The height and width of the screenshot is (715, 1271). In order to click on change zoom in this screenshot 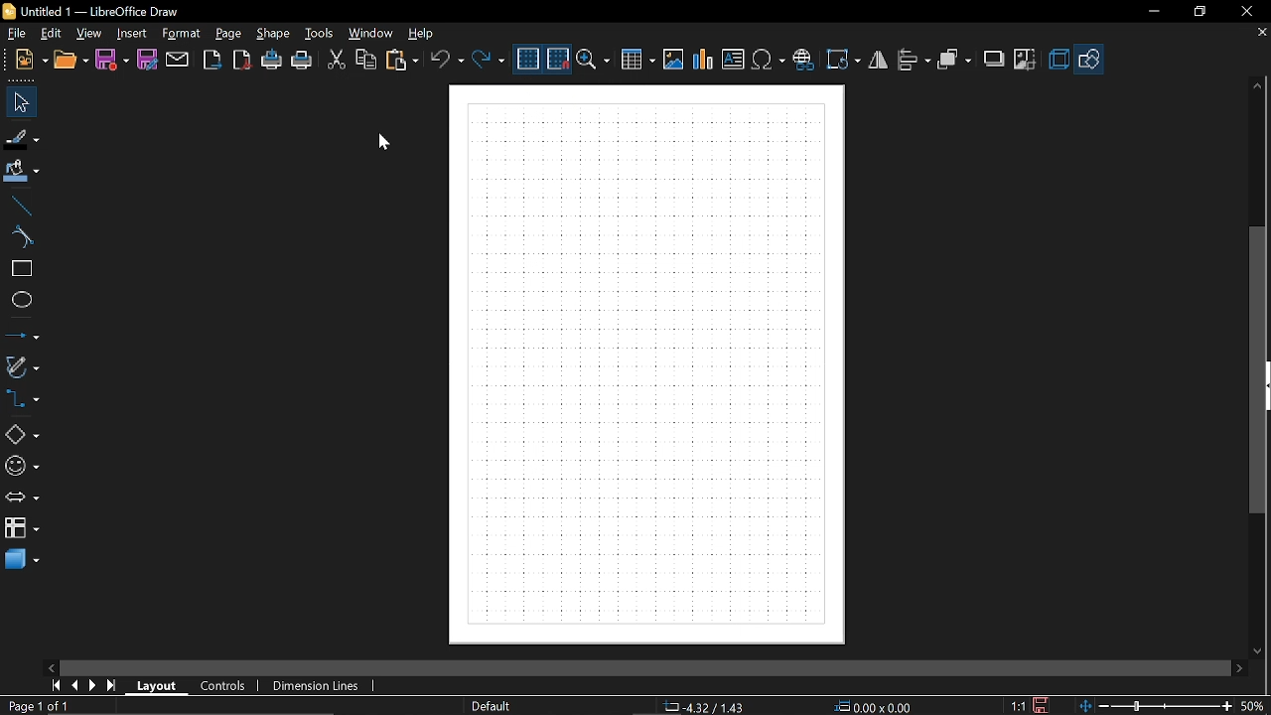, I will do `click(1153, 706)`.